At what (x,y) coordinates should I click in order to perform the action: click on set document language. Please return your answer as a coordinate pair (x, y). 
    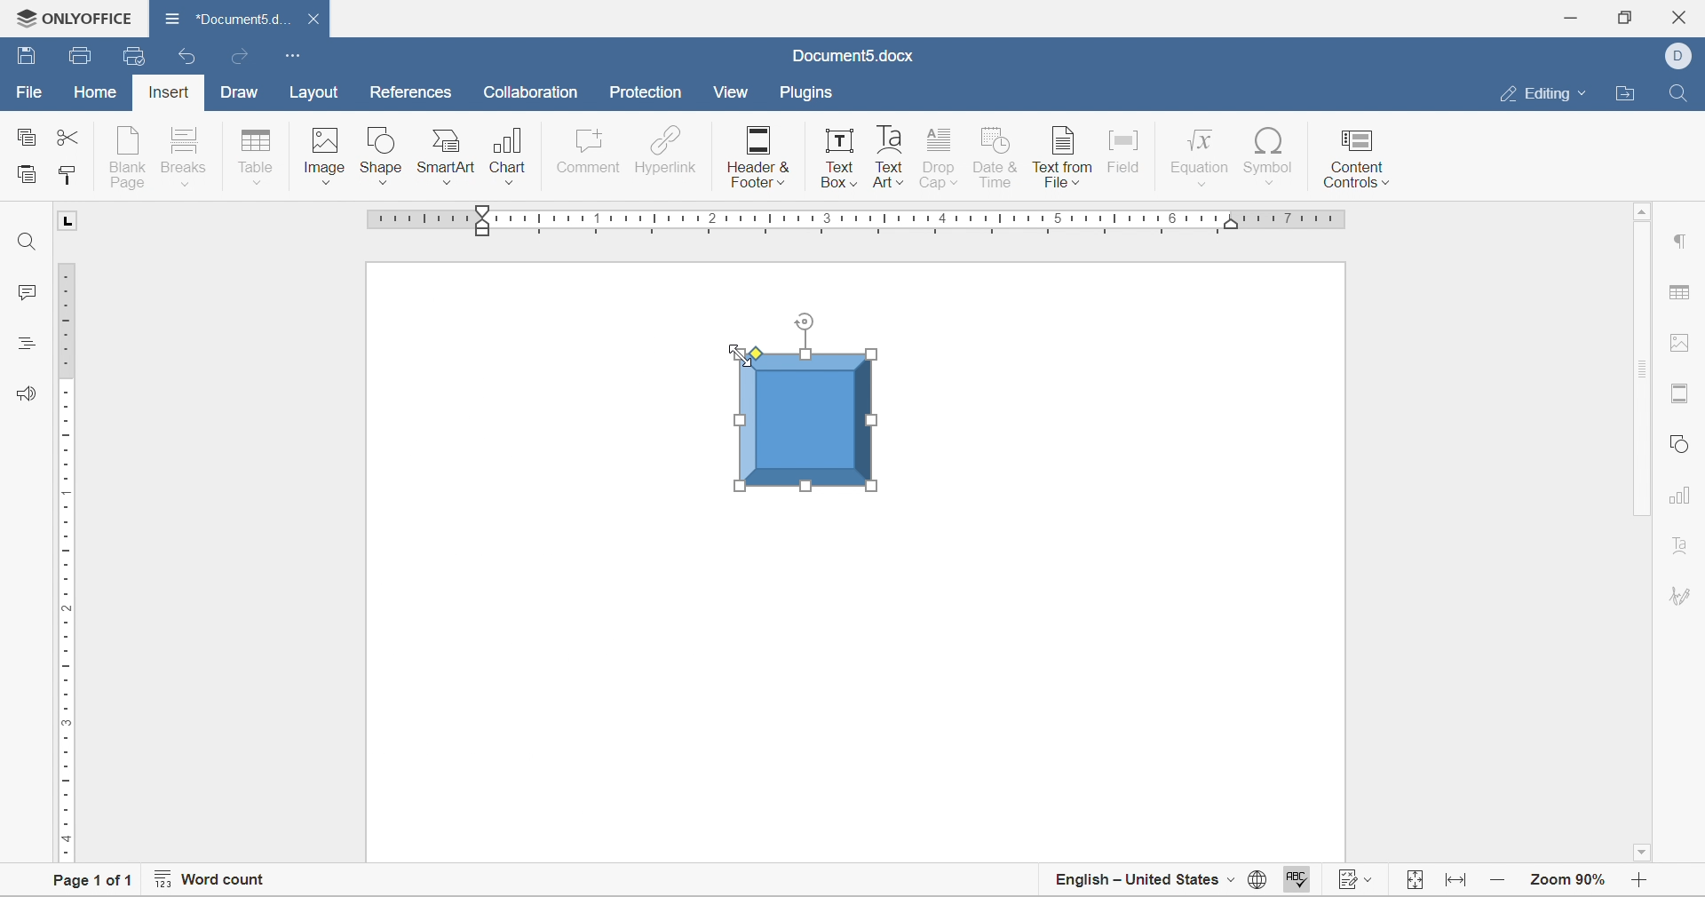
    Looking at the image, I should click on (1260, 882).